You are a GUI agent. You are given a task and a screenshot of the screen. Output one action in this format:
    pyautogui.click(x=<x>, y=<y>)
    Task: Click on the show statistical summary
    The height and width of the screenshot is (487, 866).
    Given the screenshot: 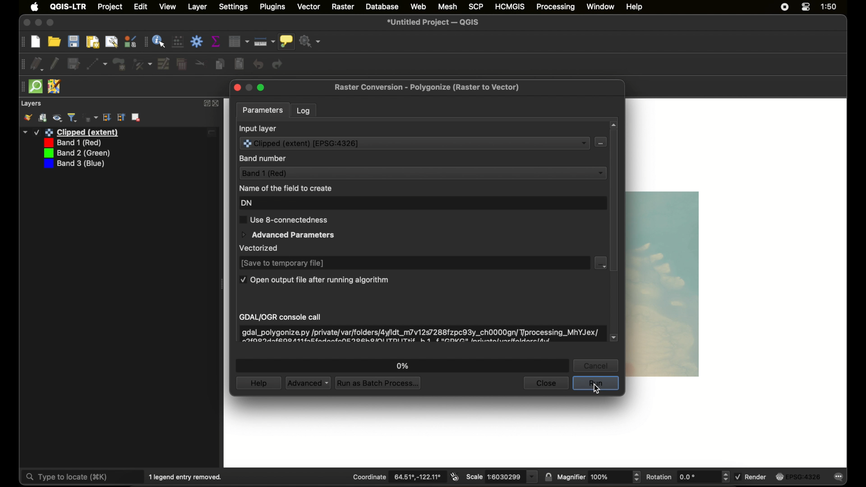 What is the action you would take?
    pyautogui.click(x=216, y=41)
    